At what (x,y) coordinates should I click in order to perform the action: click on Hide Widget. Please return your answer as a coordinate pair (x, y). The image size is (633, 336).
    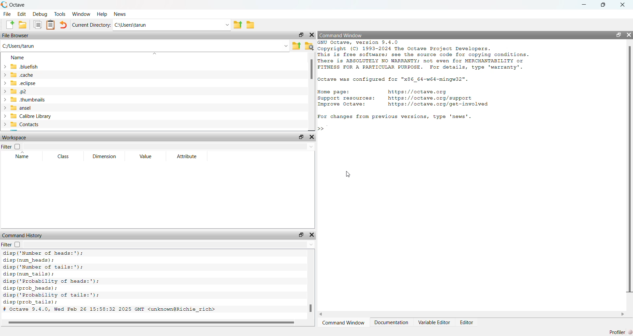
    Looking at the image, I should click on (312, 35).